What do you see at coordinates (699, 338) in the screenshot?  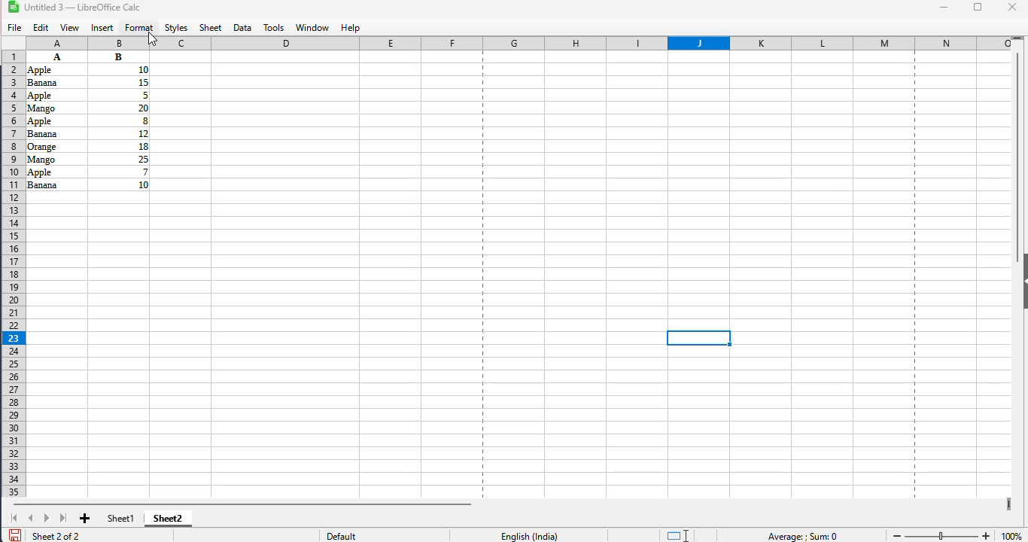 I see `active cell` at bounding box center [699, 338].